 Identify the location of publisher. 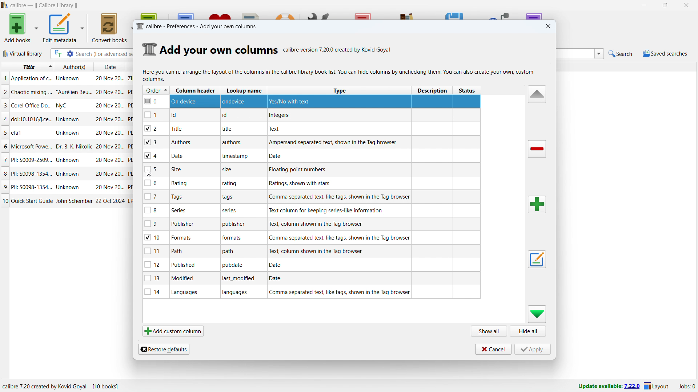
(232, 224).